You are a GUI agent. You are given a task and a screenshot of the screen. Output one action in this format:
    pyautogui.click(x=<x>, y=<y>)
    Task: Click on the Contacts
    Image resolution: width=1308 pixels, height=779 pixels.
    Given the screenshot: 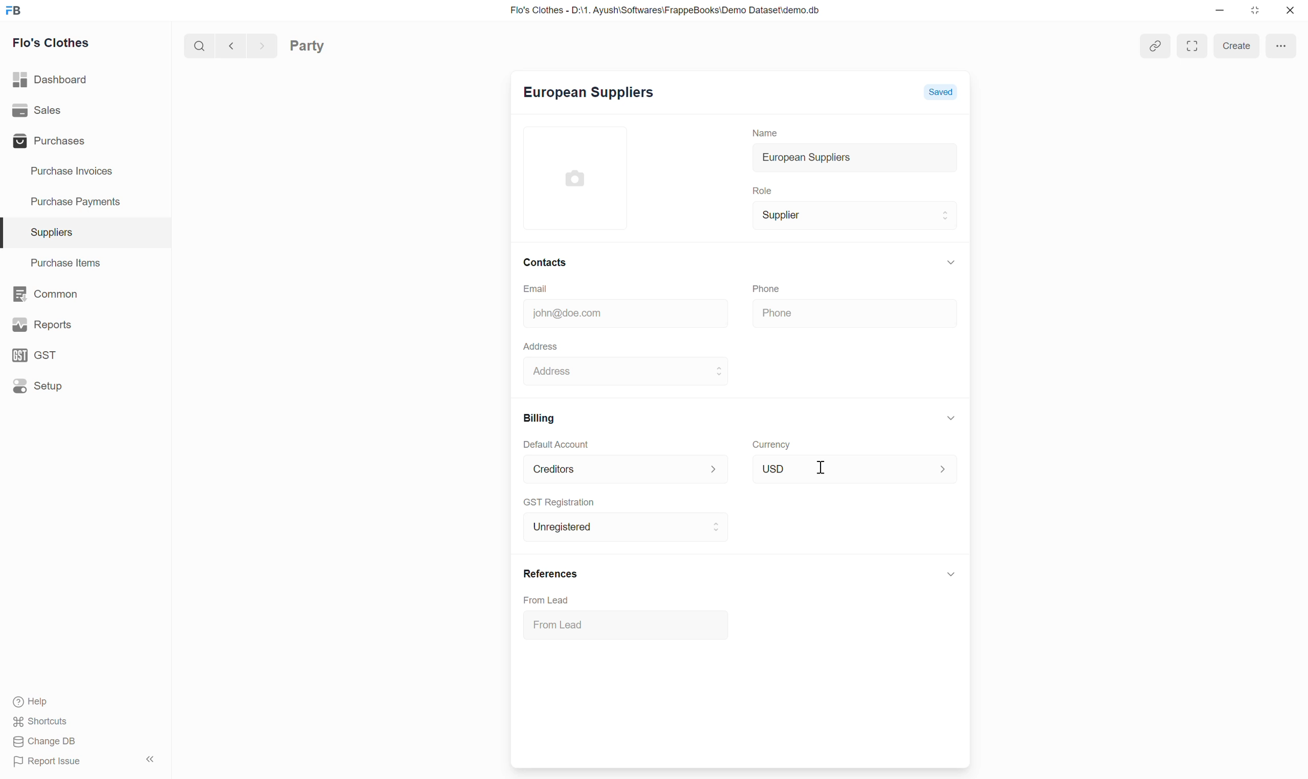 What is the action you would take?
    pyautogui.click(x=555, y=261)
    